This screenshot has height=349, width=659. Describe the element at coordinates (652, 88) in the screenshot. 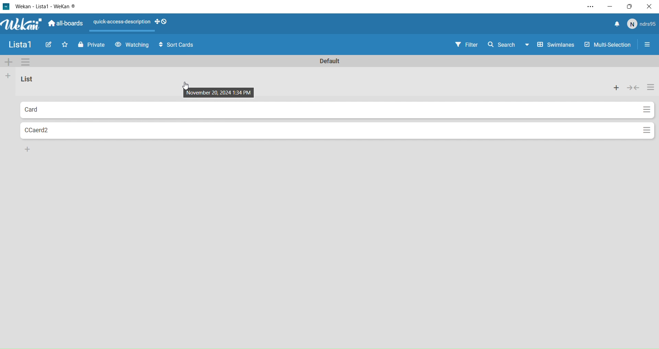

I see `Options` at that location.